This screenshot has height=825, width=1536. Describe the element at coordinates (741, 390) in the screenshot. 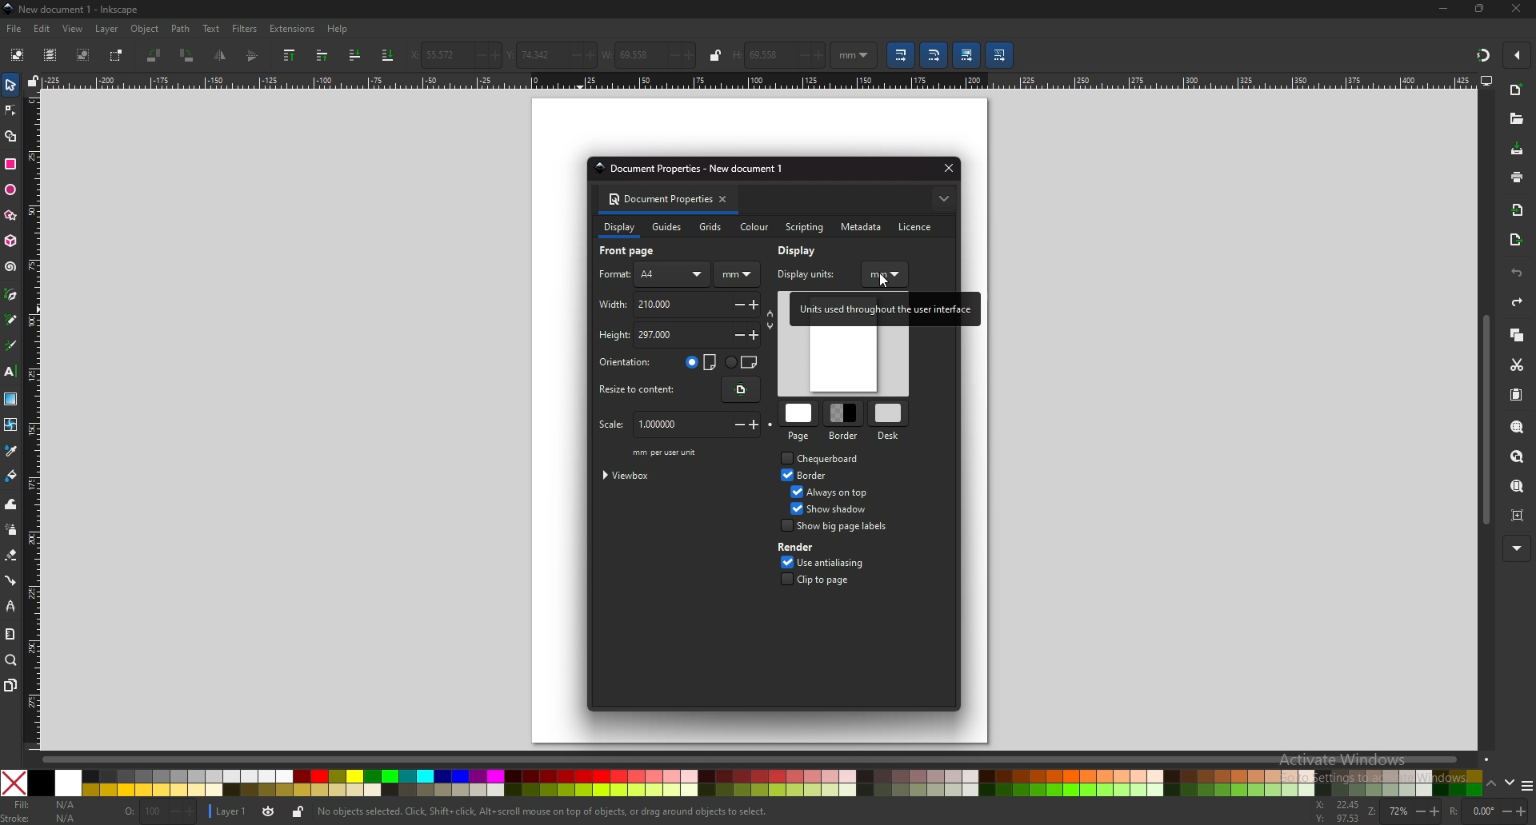

I see `resize content` at that location.